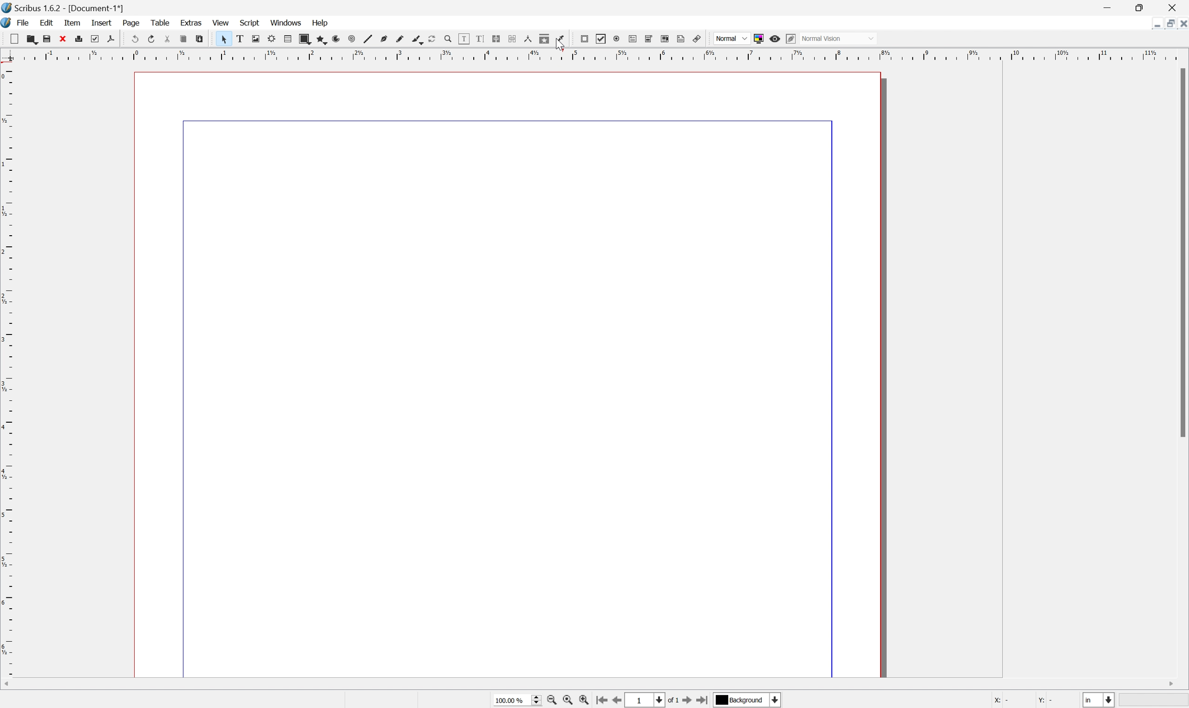  Describe the element at coordinates (62, 38) in the screenshot. I see `close` at that location.